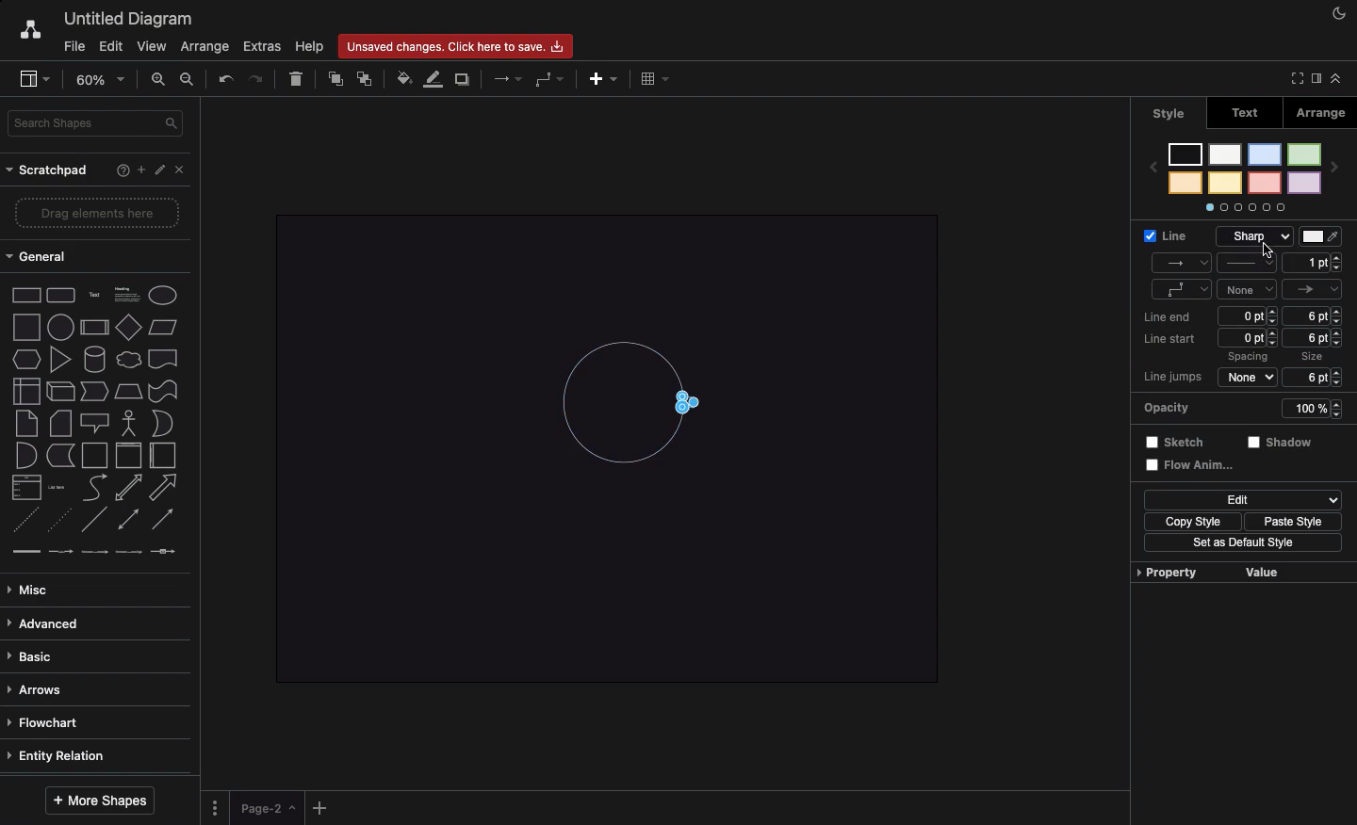 The image size is (1357, 825). What do you see at coordinates (1175, 375) in the screenshot?
I see `Line jumps` at bounding box center [1175, 375].